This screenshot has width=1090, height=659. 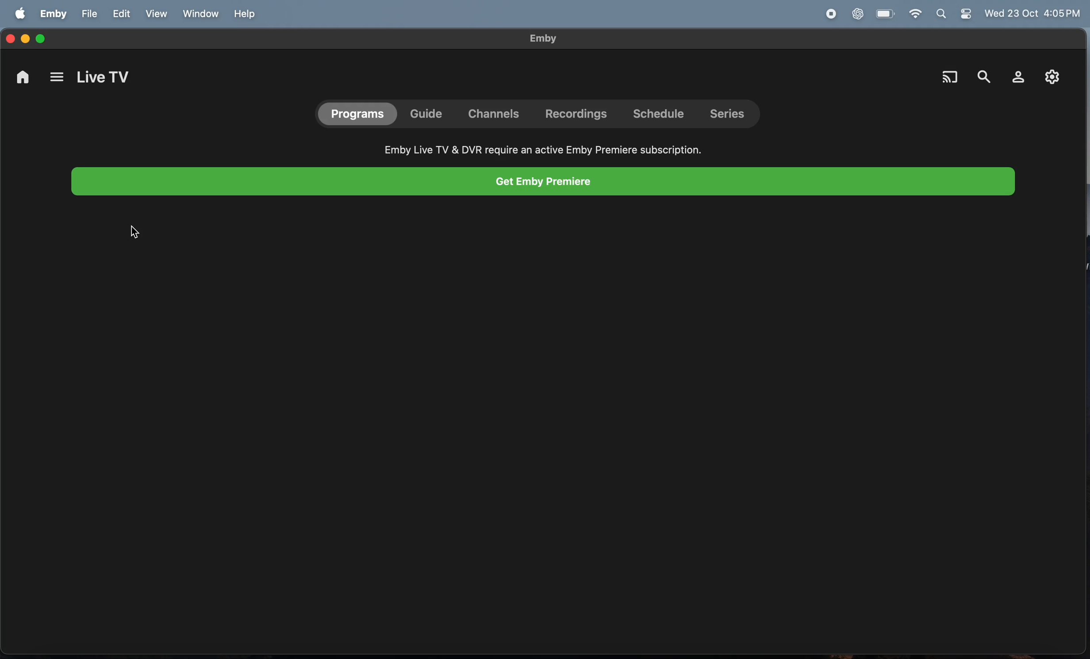 I want to click on live tv, so click(x=104, y=78).